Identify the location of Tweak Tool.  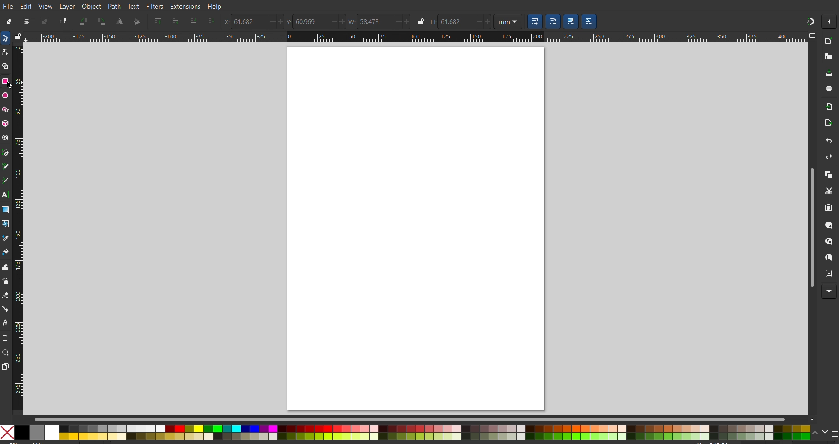
(5, 269).